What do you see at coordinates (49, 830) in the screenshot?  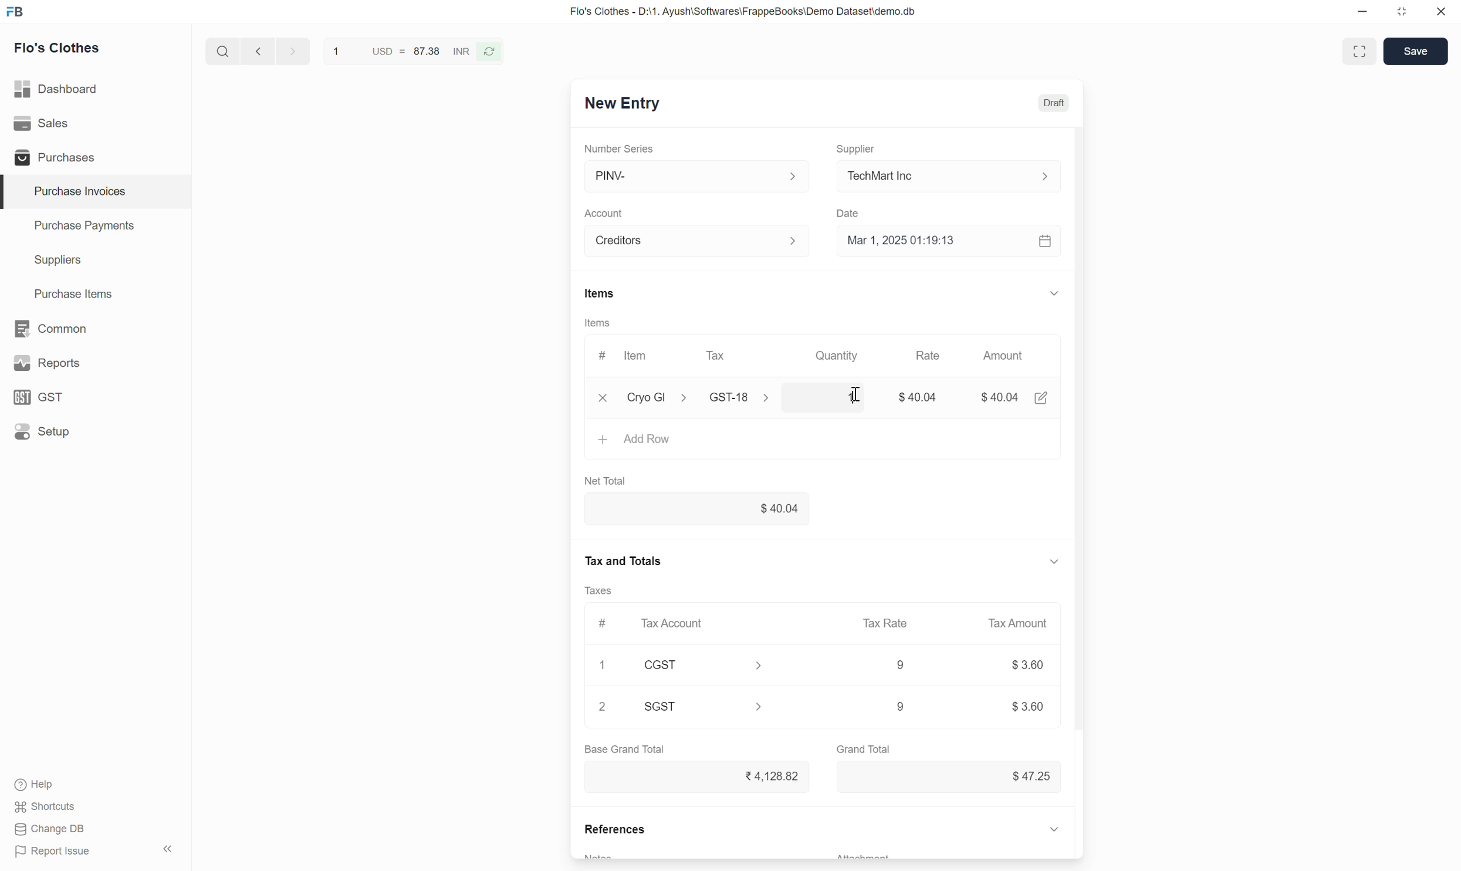 I see `Change DB` at bounding box center [49, 830].